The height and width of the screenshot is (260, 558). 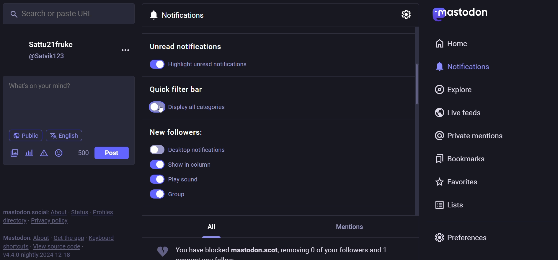 I want to click on get the app, so click(x=68, y=237).